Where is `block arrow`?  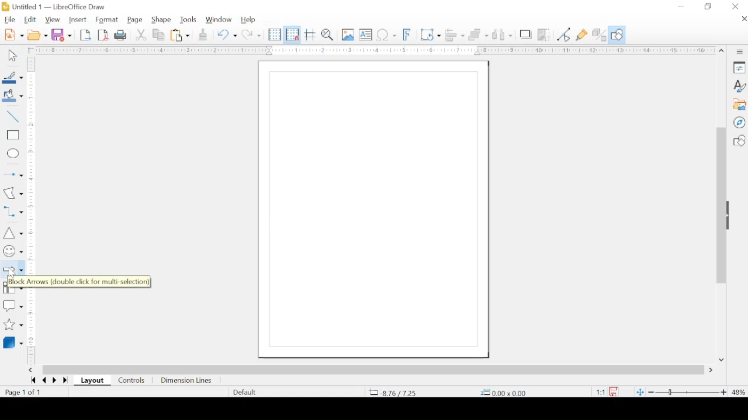
block arrow is located at coordinates (12, 269).